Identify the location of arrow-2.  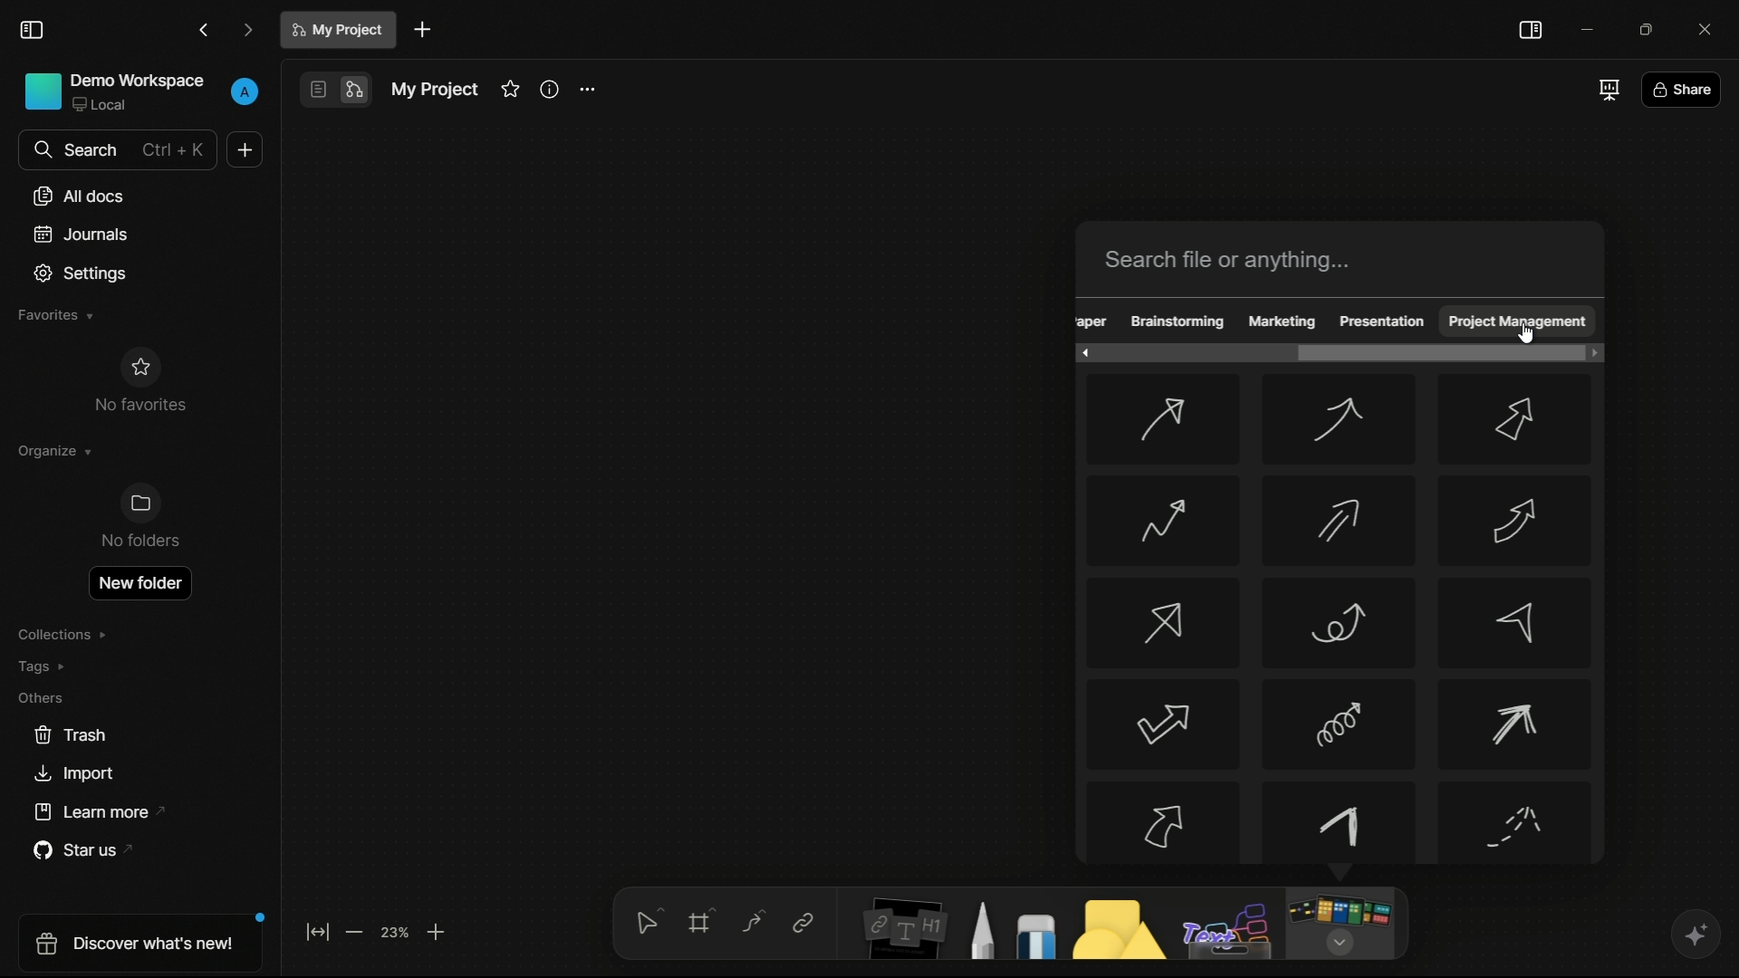
(1338, 421).